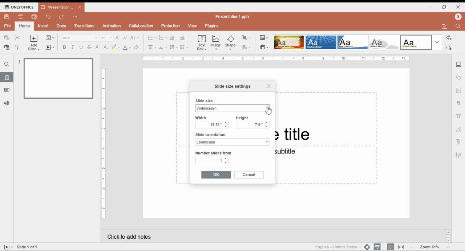 This screenshot has width=465, height=251. Describe the element at coordinates (125, 37) in the screenshot. I see `decrement font size` at that location.